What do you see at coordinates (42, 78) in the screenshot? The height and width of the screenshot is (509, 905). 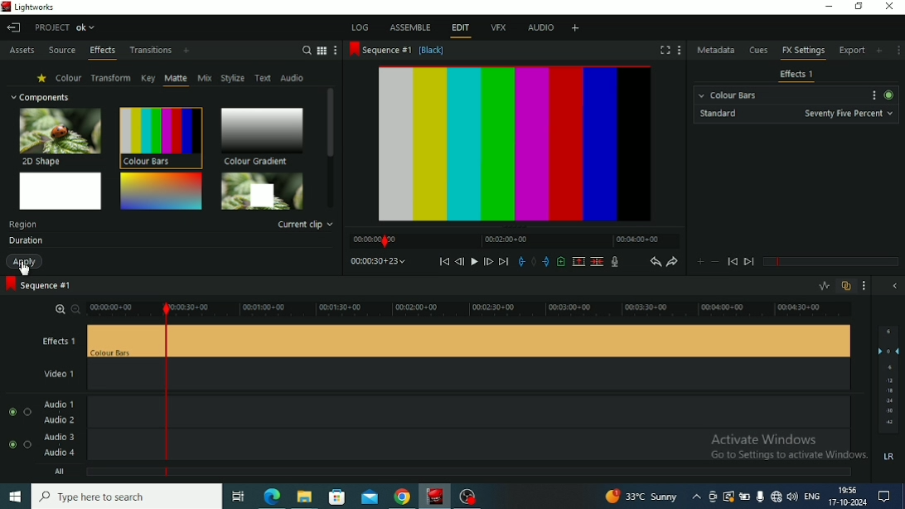 I see `Favorite` at bounding box center [42, 78].